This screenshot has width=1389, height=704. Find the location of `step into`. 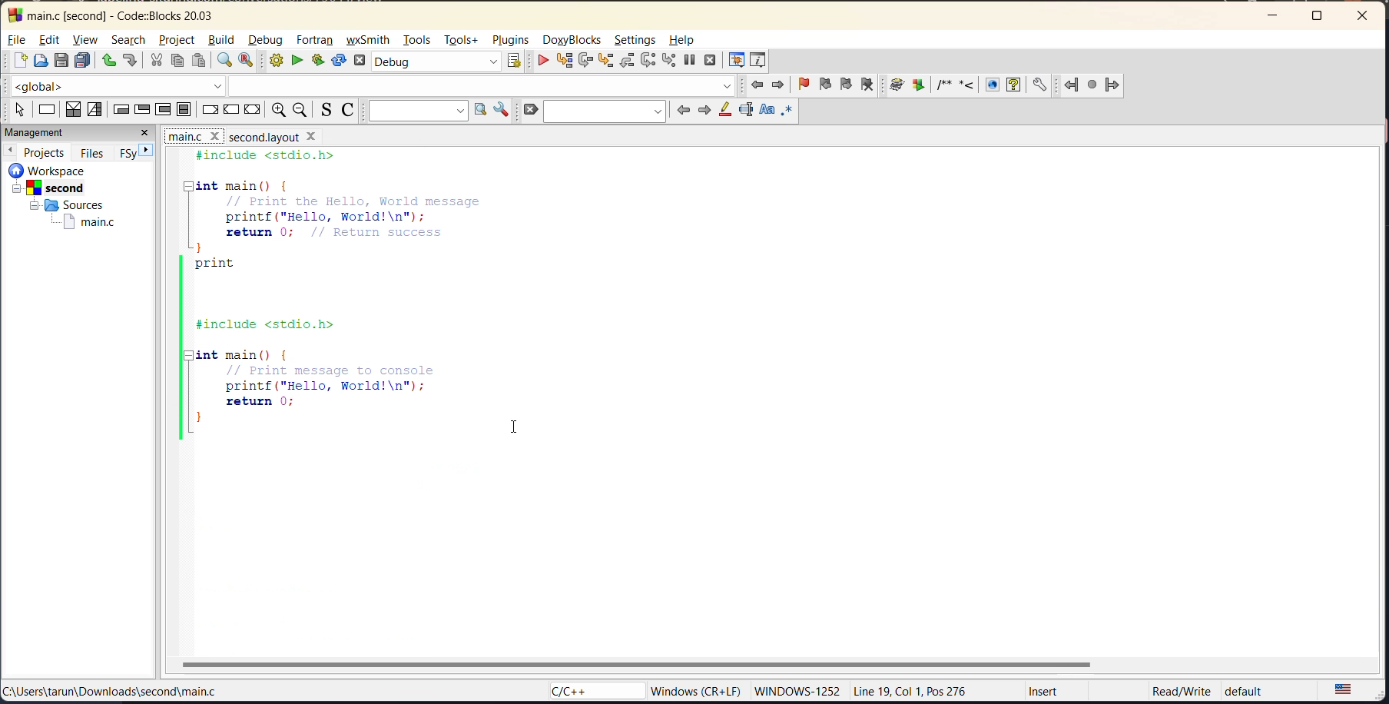

step into is located at coordinates (605, 62).